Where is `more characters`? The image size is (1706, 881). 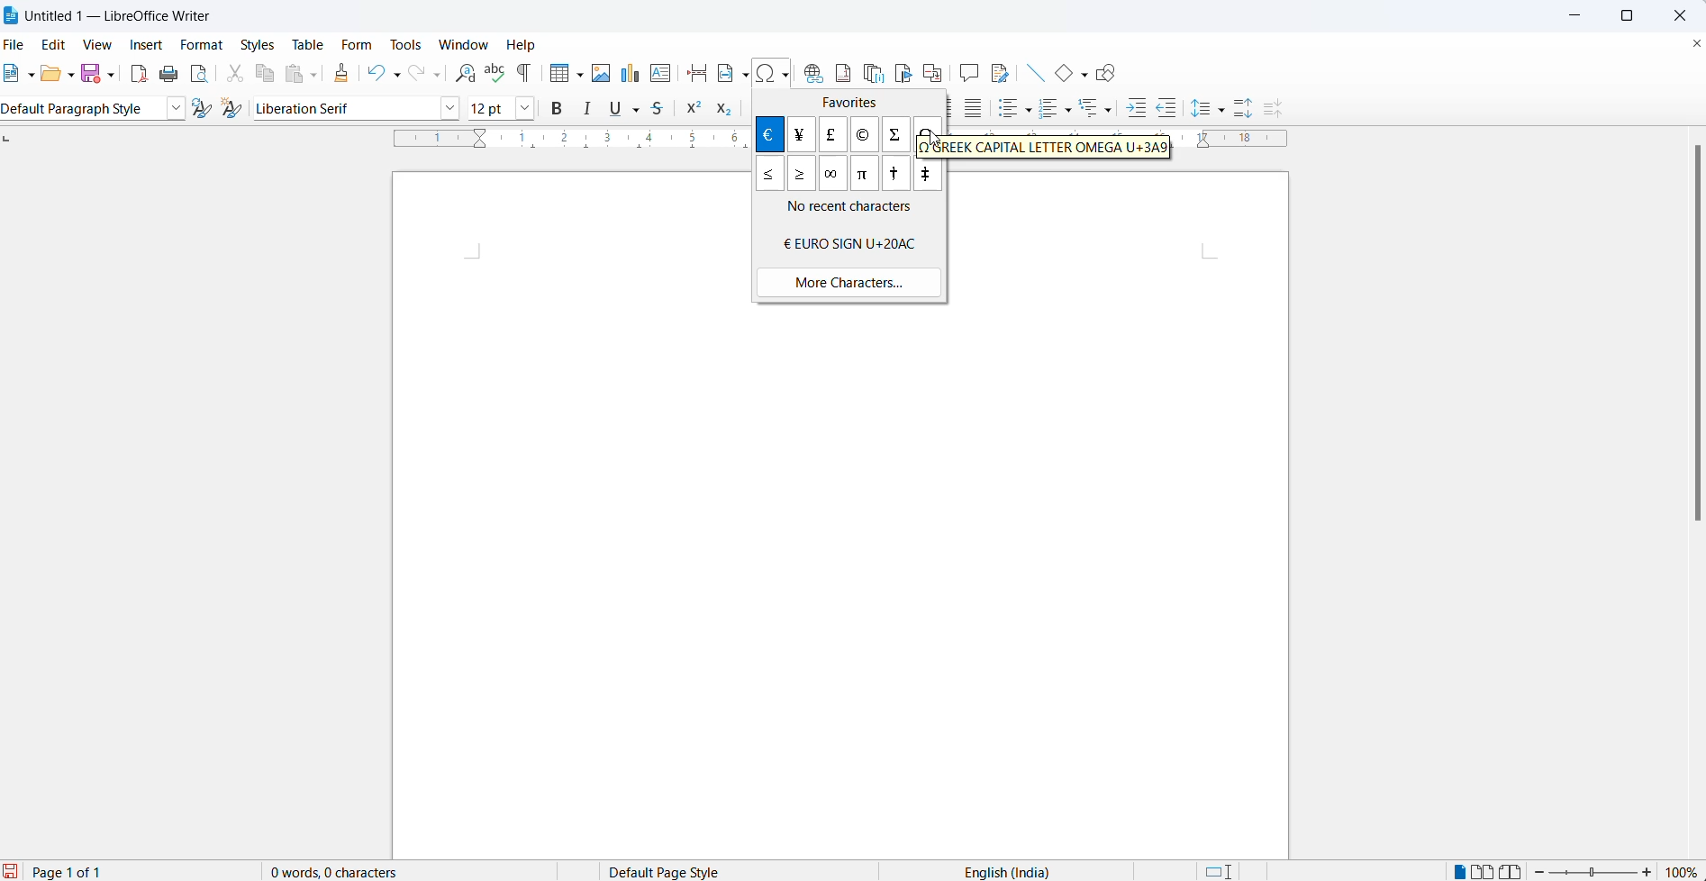 more characters is located at coordinates (848, 281).